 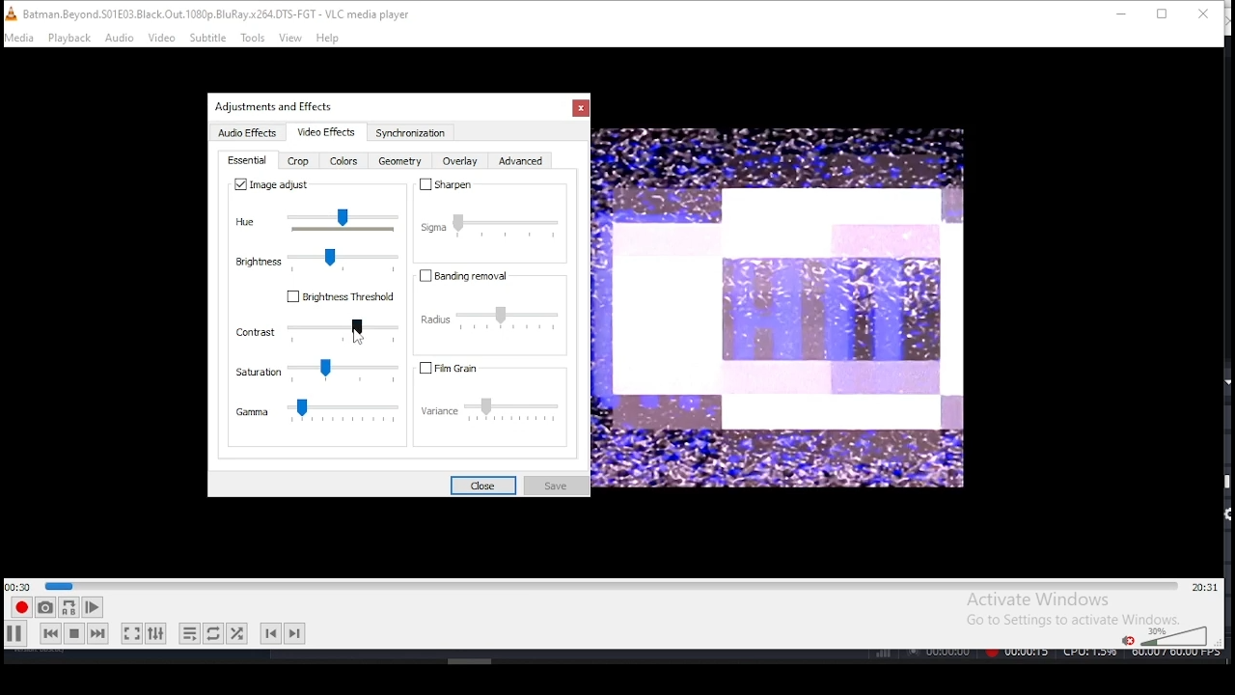 I want to click on essential, so click(x=249, y=161).